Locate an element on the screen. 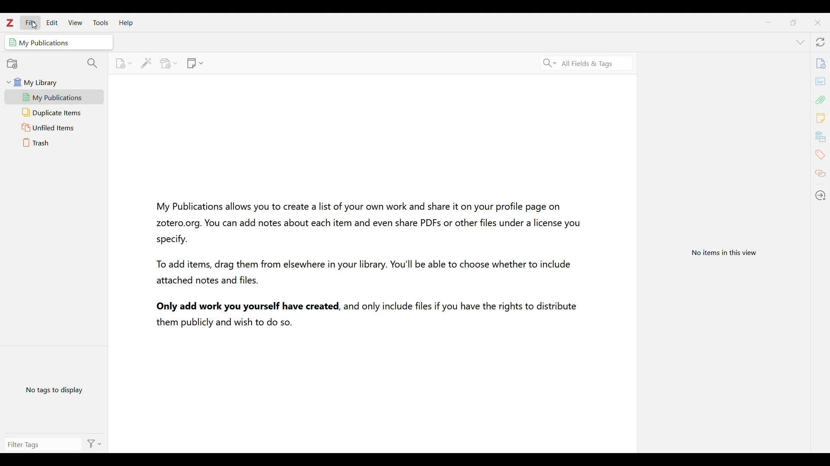 The image size is (830, 466). My Publications allows you to create a list of your own work and share it on your profile page onzotero.org. You can add notes about each item and even share PDFs or other files under a license you specify. To add items, drag  them from elsewhere in your library. You'll be able to choose whether to include attached notes and files. Only add work you yourself have created, and only include files if you have the rights to distribute, them publicly and wish to do so. is located at coordinates (367, 262).